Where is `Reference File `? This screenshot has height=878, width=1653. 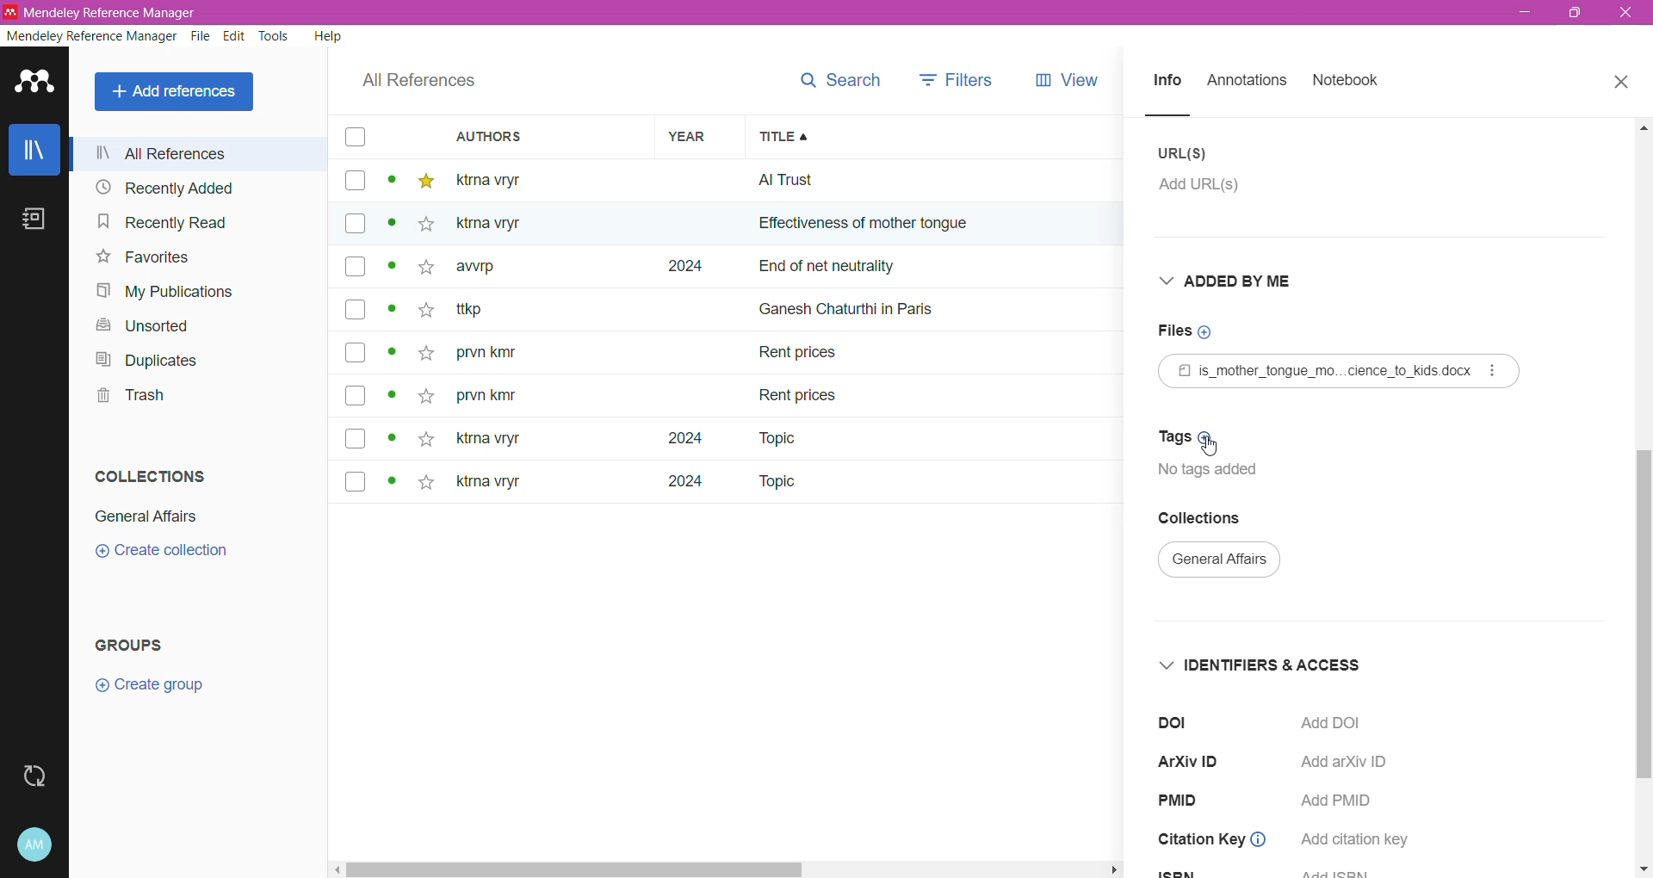 Reference File  is located at coordinates (1340, 371).